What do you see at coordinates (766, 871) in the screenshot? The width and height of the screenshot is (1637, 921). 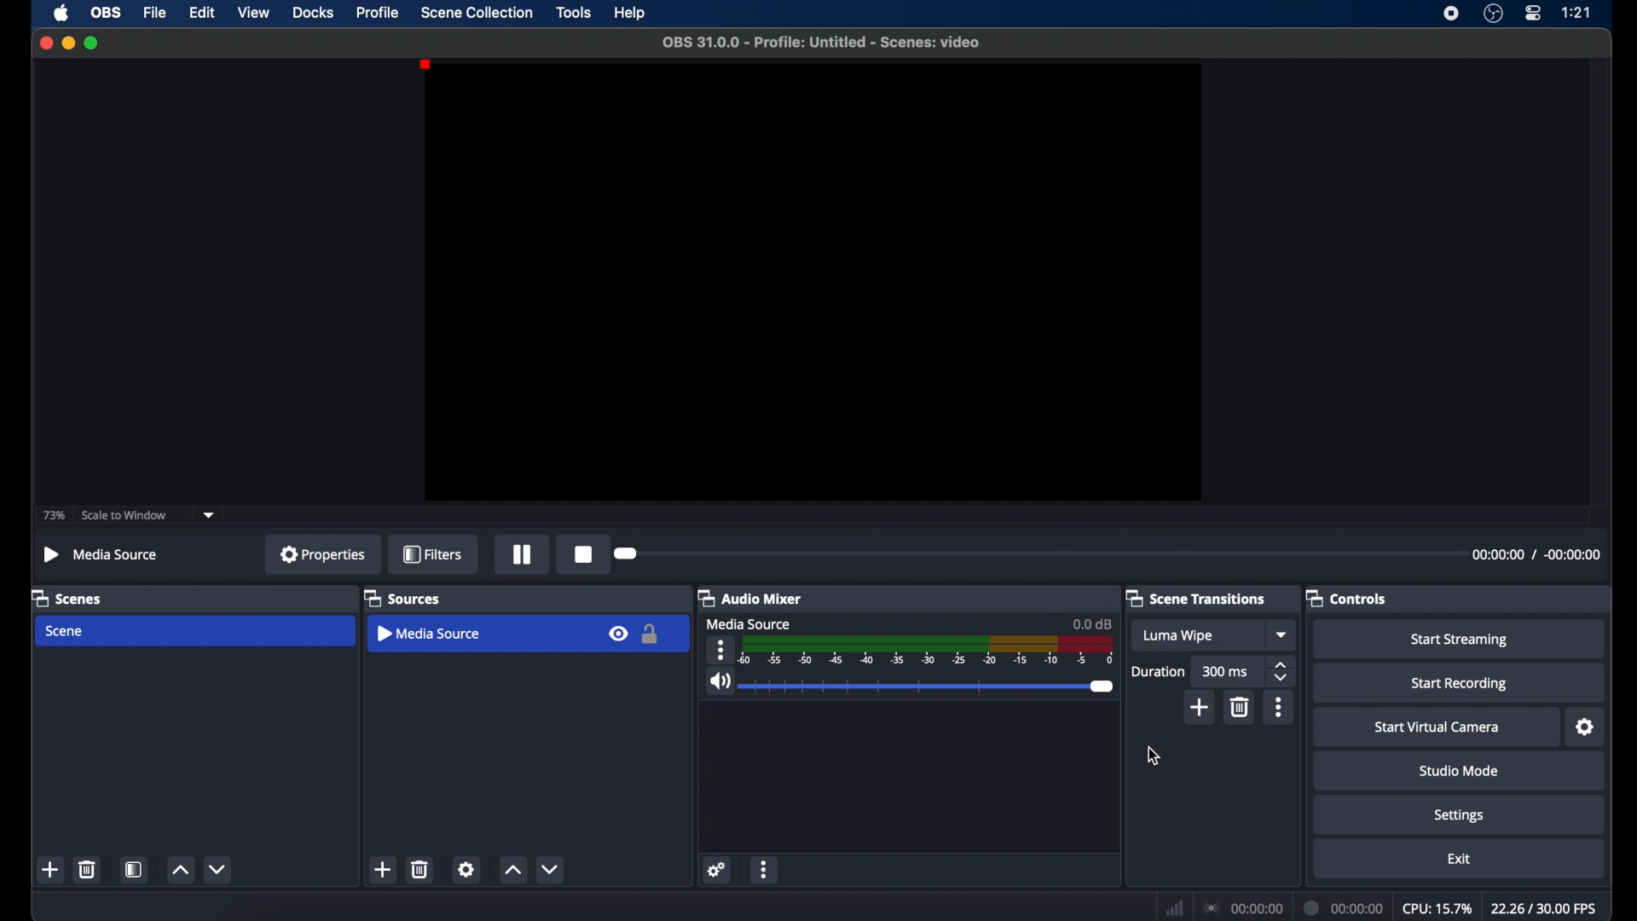 I see `more options` at bounding box center [766, 871].